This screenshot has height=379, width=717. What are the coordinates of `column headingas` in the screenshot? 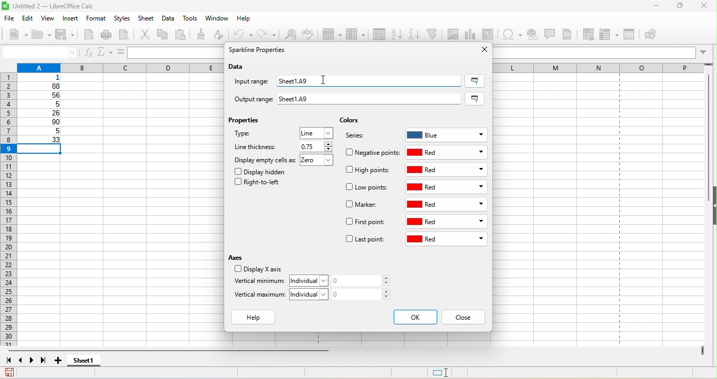 It's located at (606, 67).